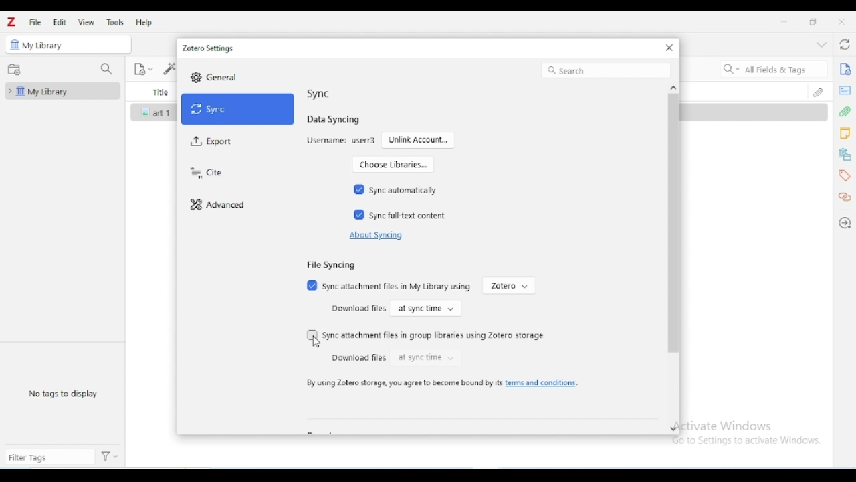  Describe the element at coordinates (212, 142) in the screenshot. I see `export` at that location.